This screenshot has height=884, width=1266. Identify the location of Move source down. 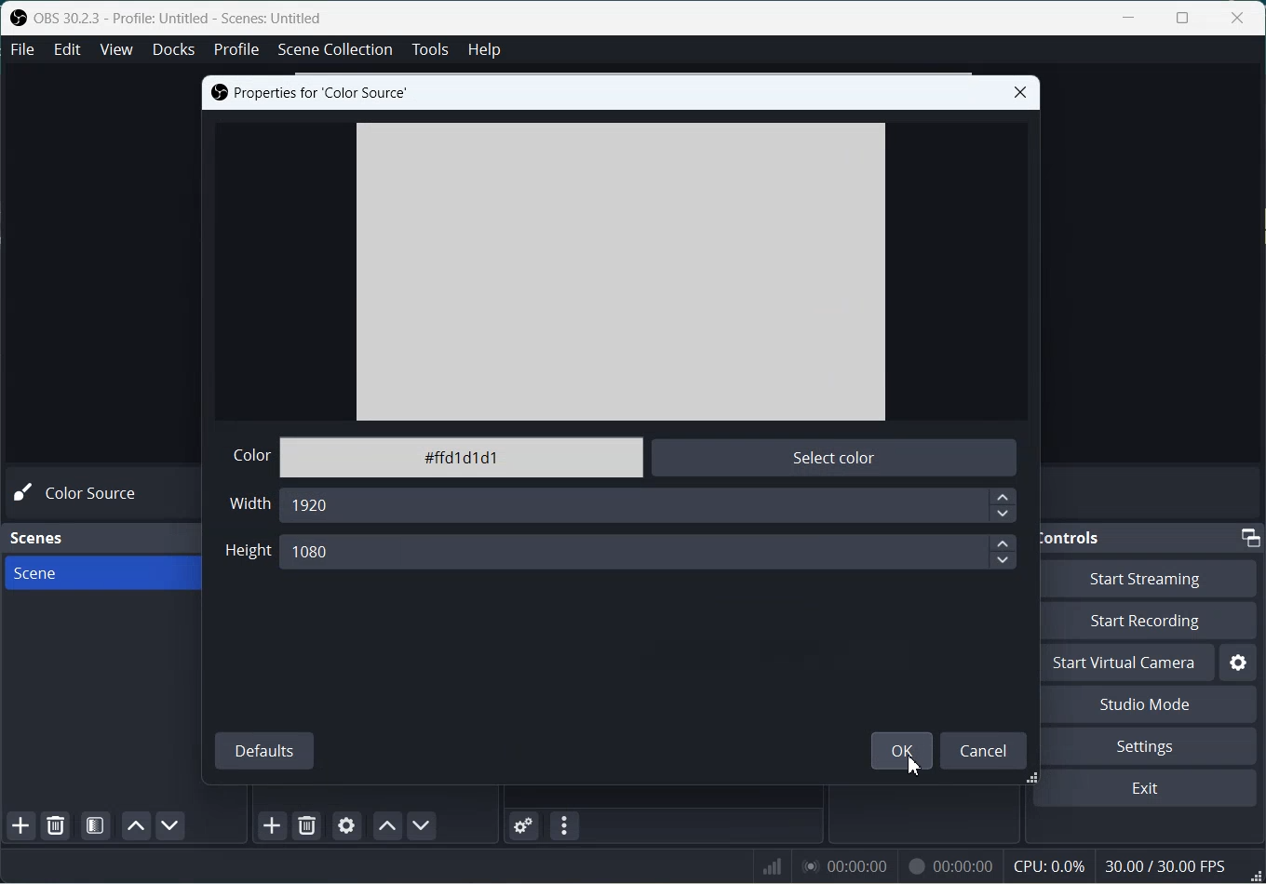
(422, 825).